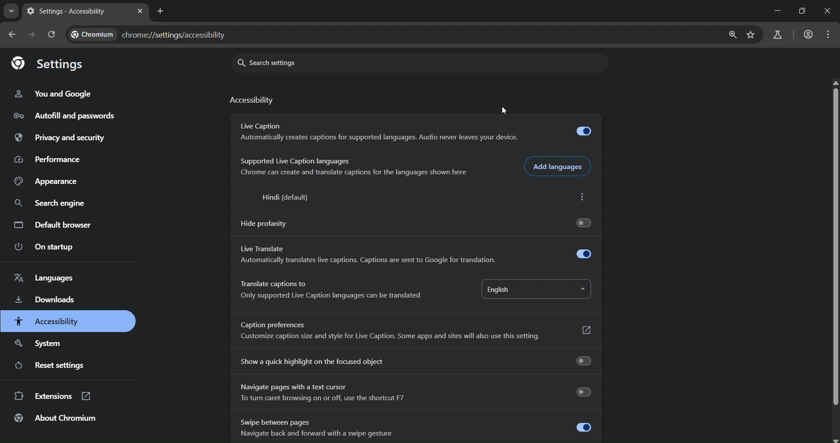 Image resolution: width=840 pixels, height=443 pixels. I want to click on search engine, so click(52, 204).